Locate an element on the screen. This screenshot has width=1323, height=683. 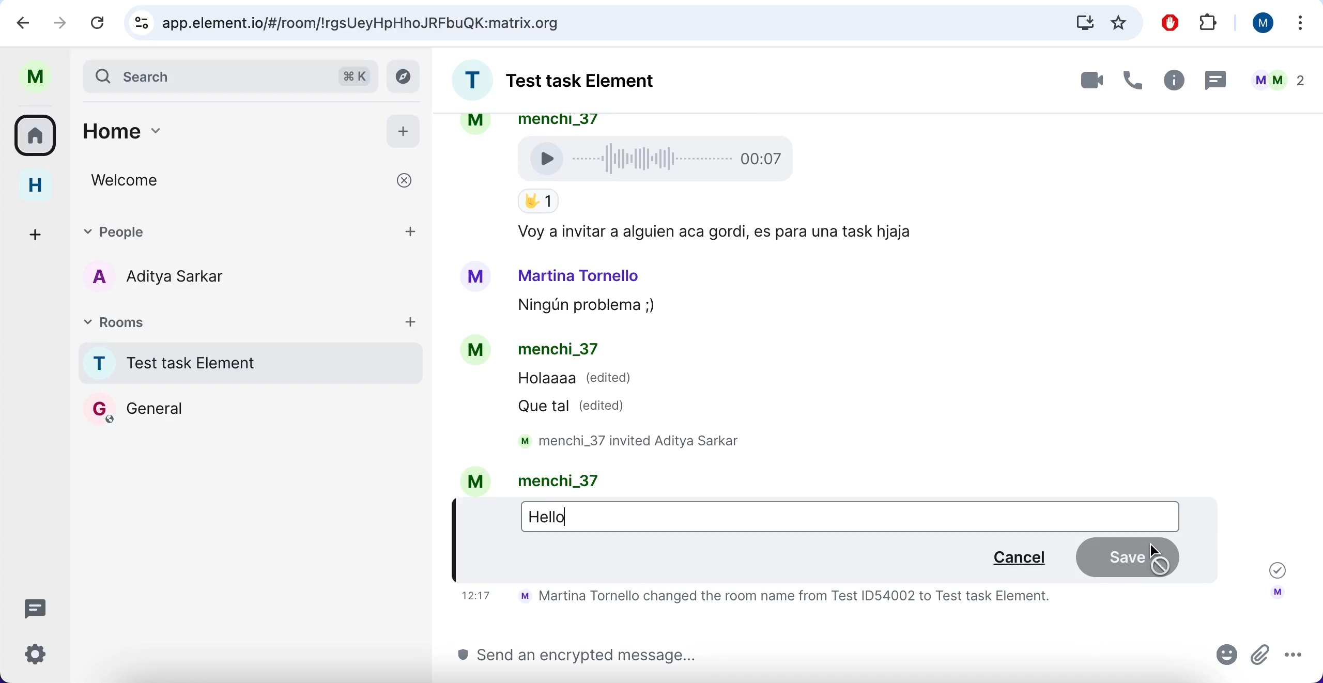
people is located at coordinates (229, 230).